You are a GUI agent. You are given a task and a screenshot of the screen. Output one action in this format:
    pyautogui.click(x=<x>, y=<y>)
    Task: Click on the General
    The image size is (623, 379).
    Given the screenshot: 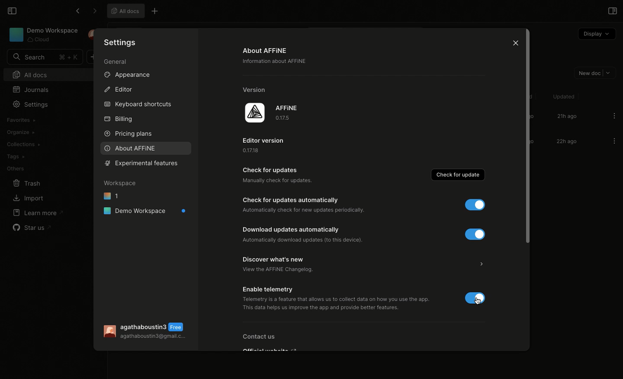 What is the action you would take?
    pyautogui.click(x=116, y=63)
    